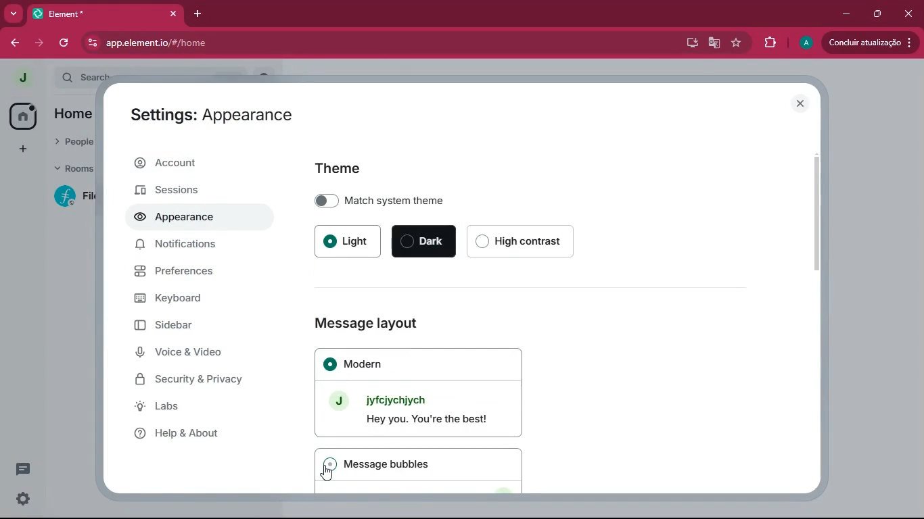 The image size is (924, 519). What do you see at coordinates (268, 43) in the screenshot?
I see `app.elementio/#/home` at bounding box center [268, 43].